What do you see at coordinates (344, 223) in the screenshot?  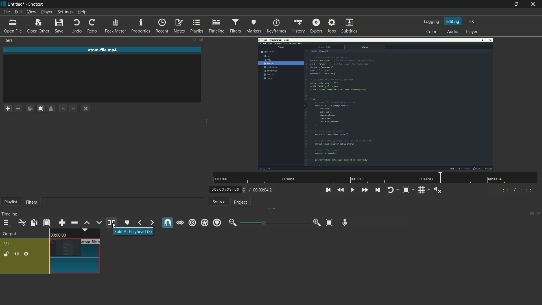 I see `record audio` at bounding box center [344, 223].